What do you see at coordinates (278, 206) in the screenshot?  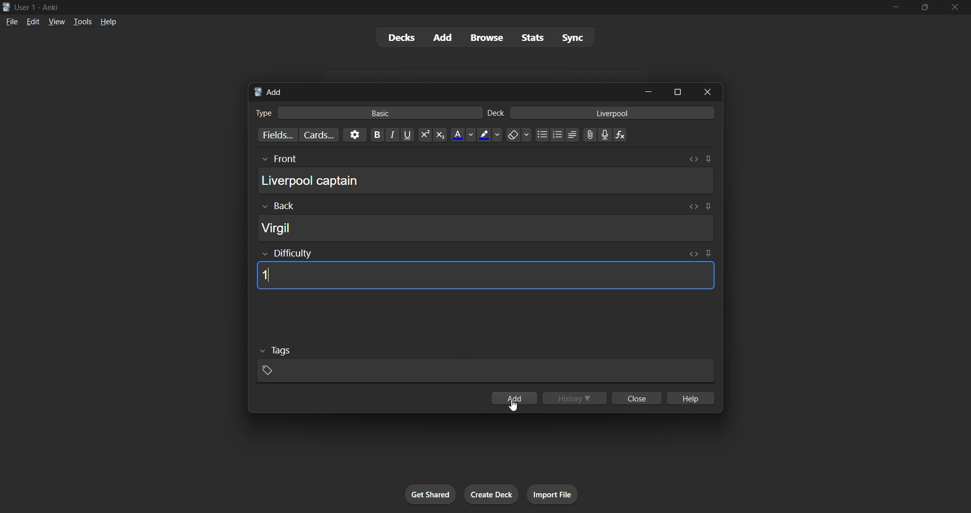 I see `` at bounding box center [278, 206].